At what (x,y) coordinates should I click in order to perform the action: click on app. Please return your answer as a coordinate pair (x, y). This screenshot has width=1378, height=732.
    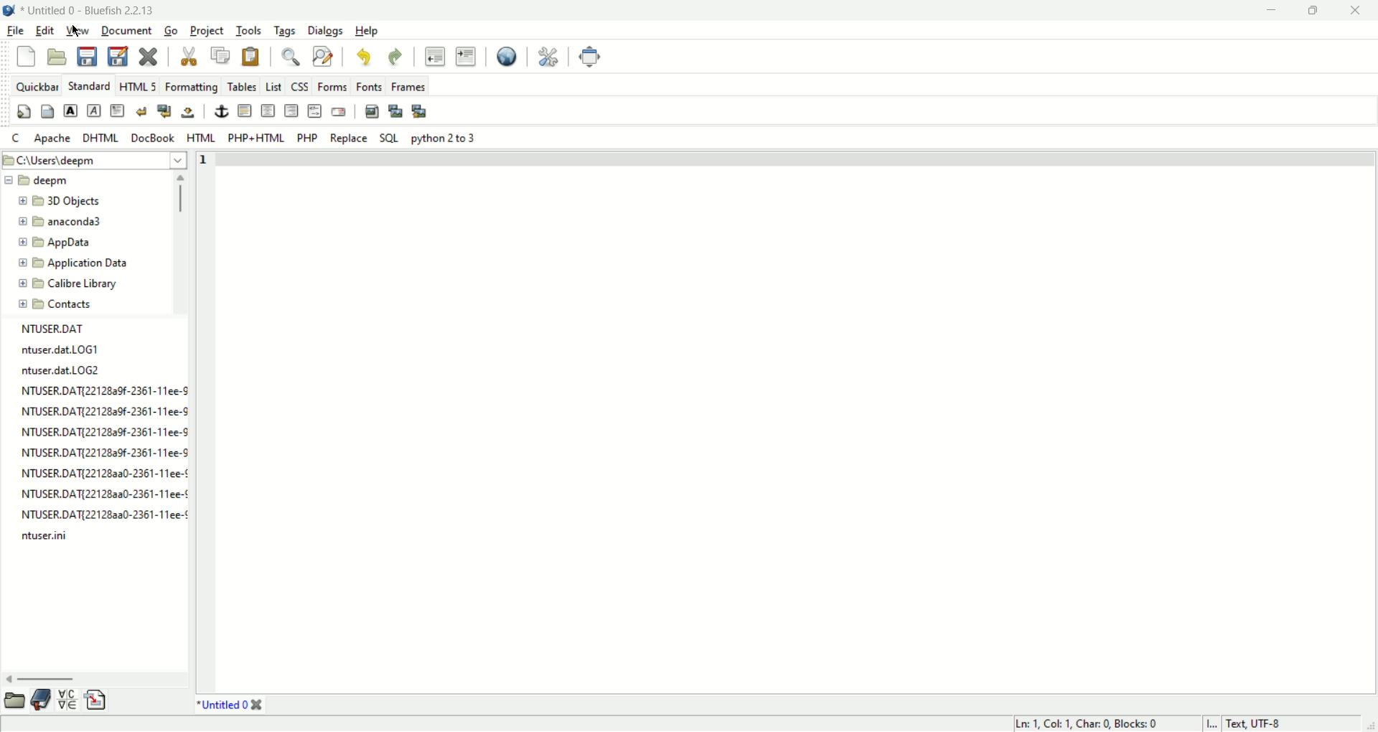
    Looking at the image, I should click on (57, 243).